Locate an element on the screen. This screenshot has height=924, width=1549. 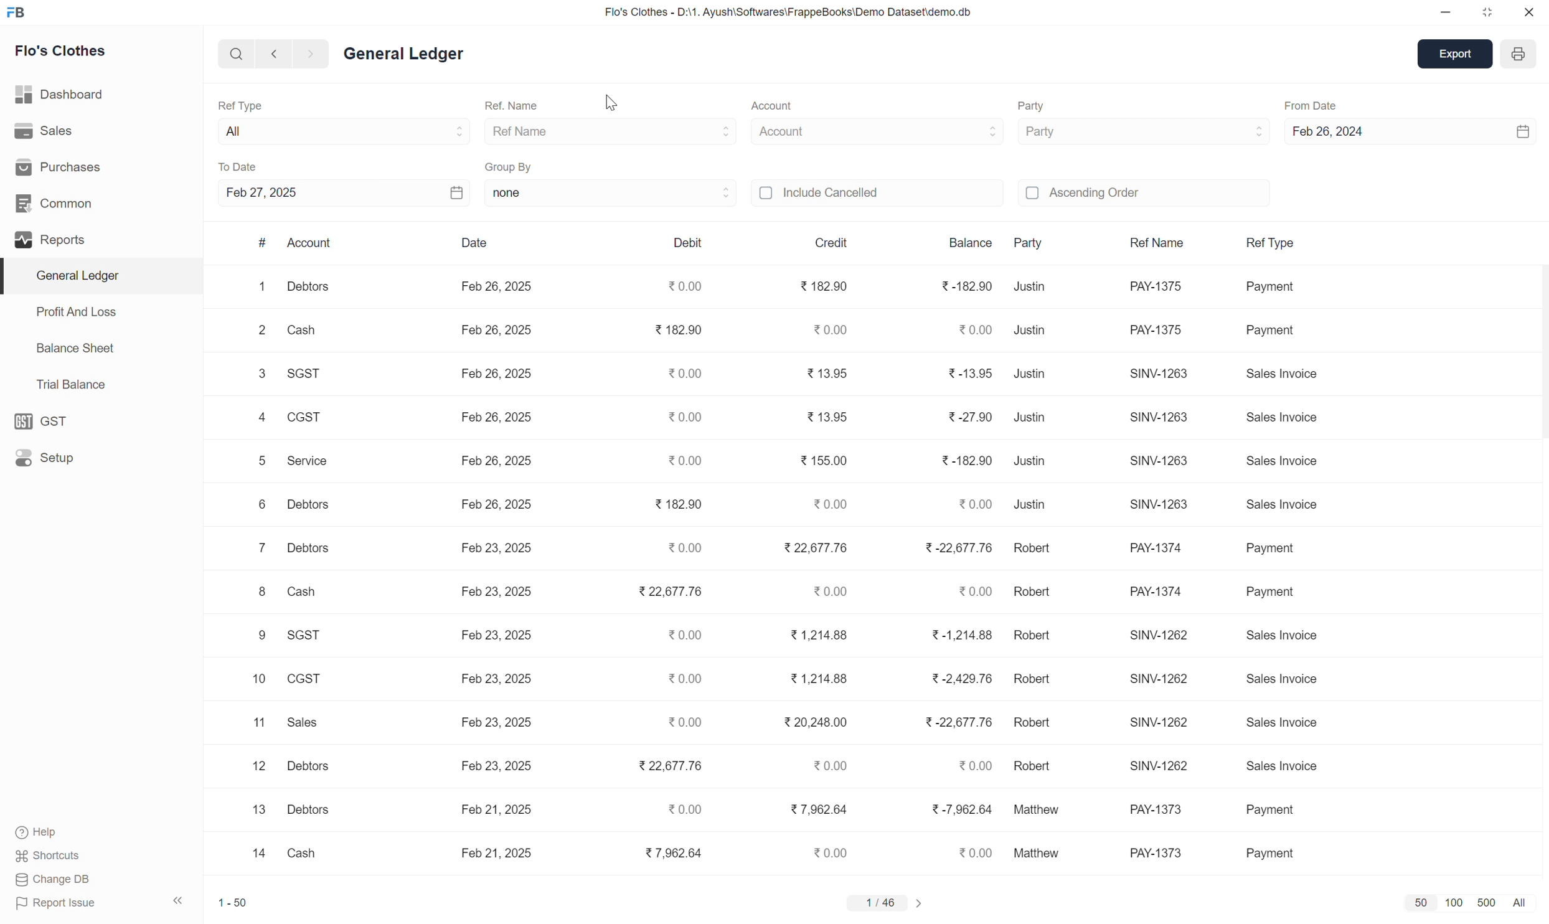
robert is located at coordinates (1034, 595).